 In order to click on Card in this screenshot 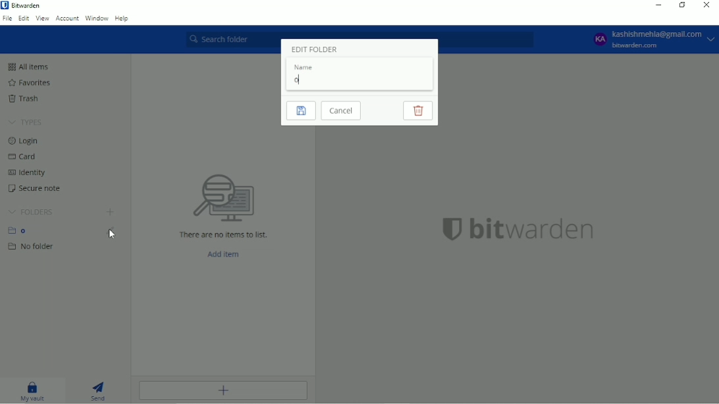, I will do `click(24, 157)`.